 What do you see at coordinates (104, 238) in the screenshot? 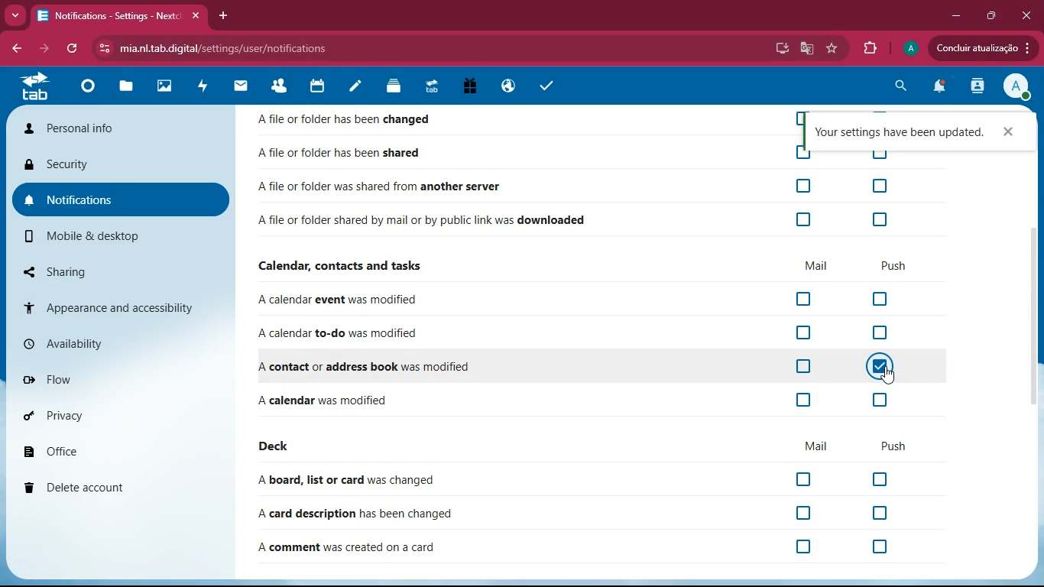
I see `mobile & desktop` at bounding box center [104, 238].